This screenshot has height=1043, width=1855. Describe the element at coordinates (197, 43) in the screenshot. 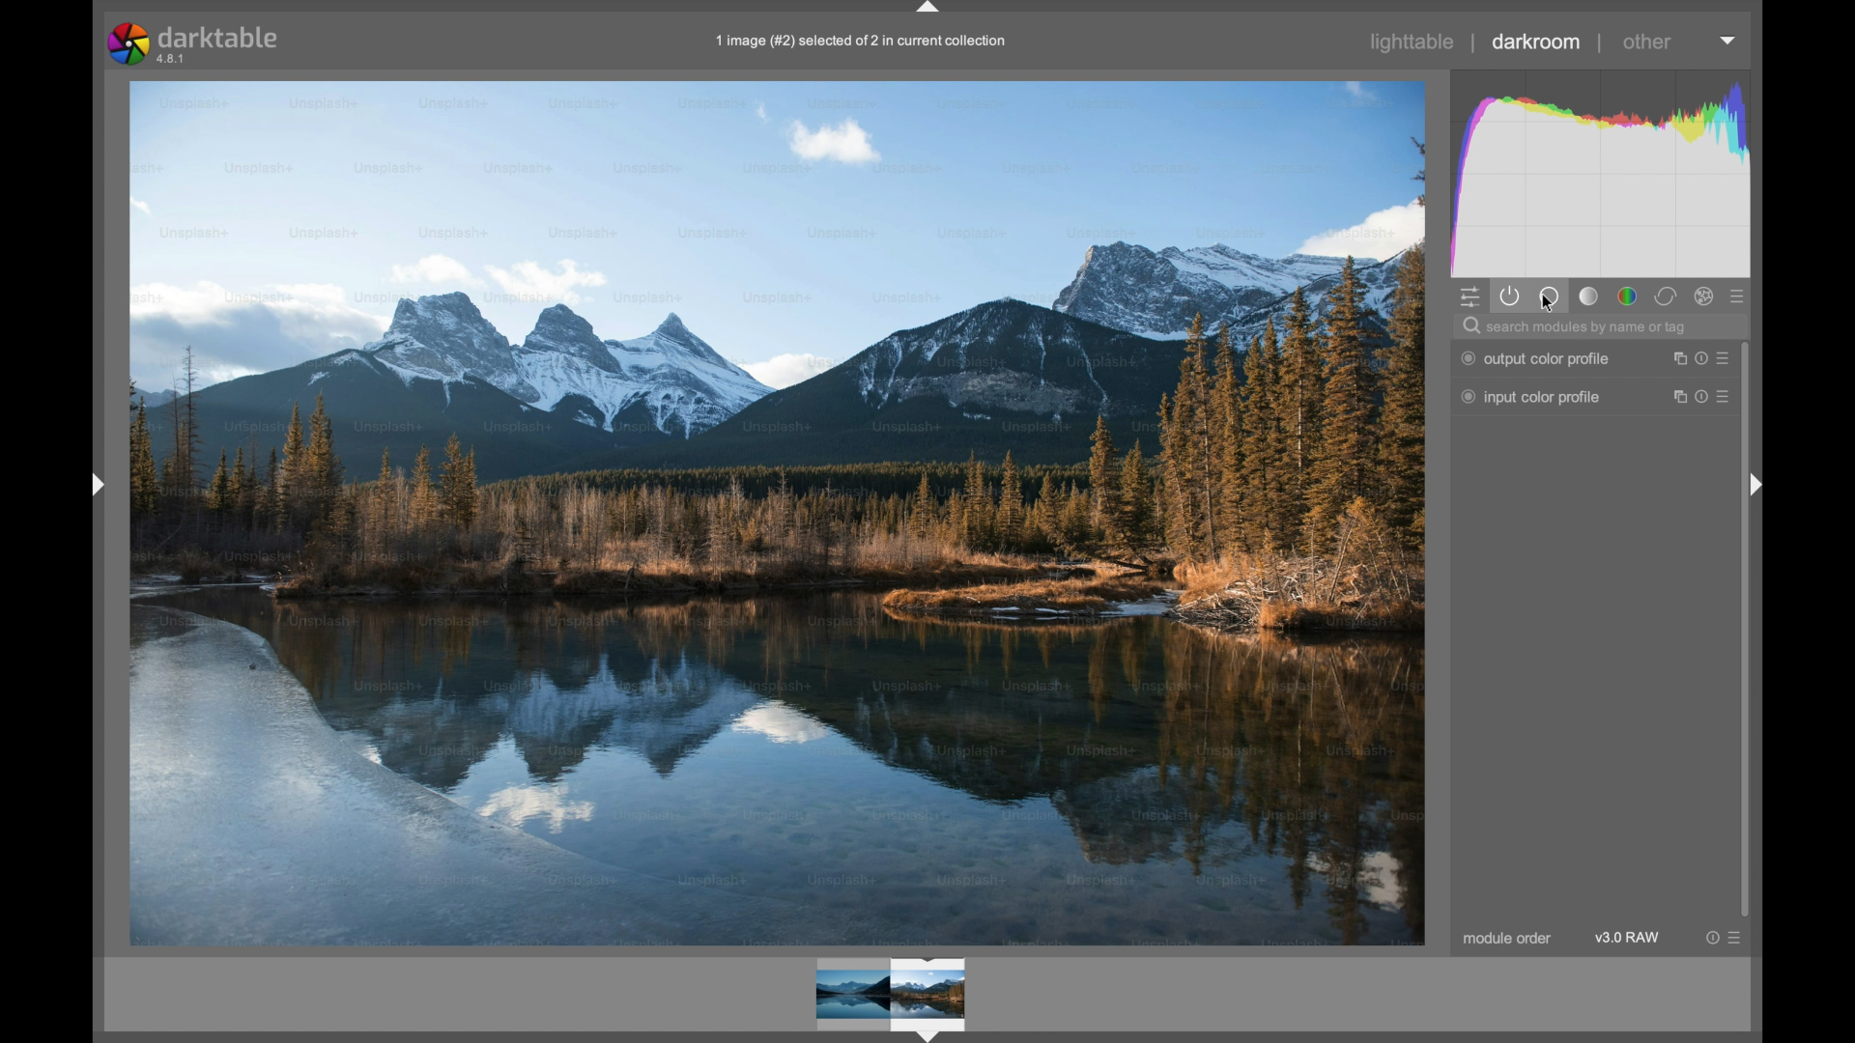

I see `darktable 4.8.1` at that location.